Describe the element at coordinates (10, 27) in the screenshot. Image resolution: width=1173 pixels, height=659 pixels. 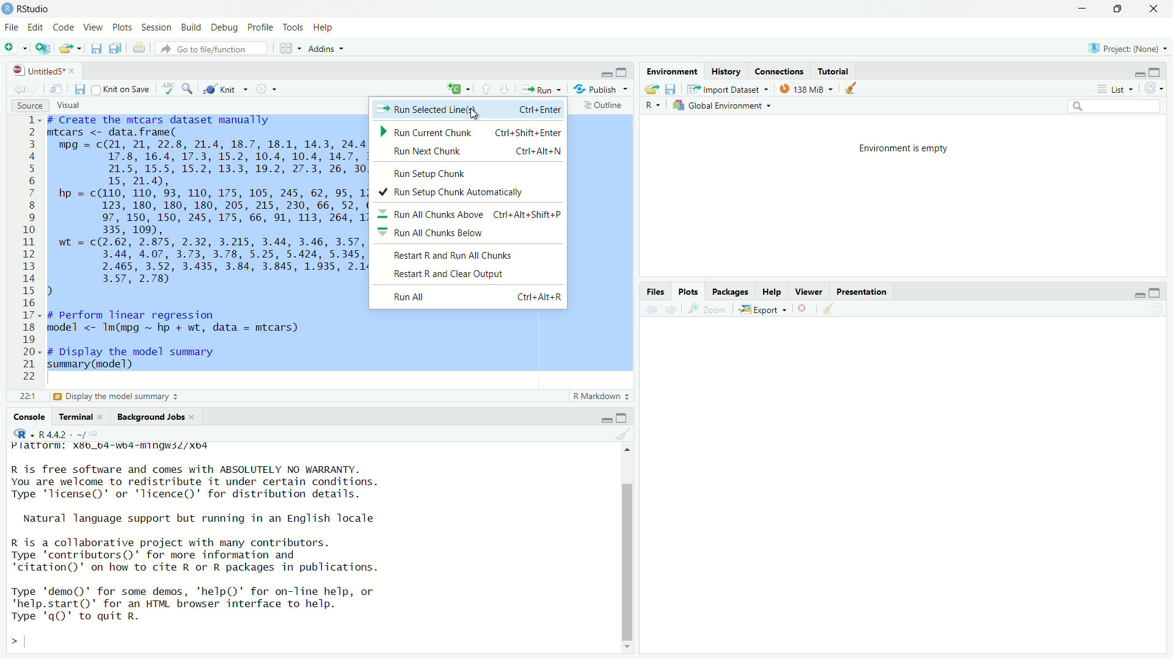
I see `file` at that location.